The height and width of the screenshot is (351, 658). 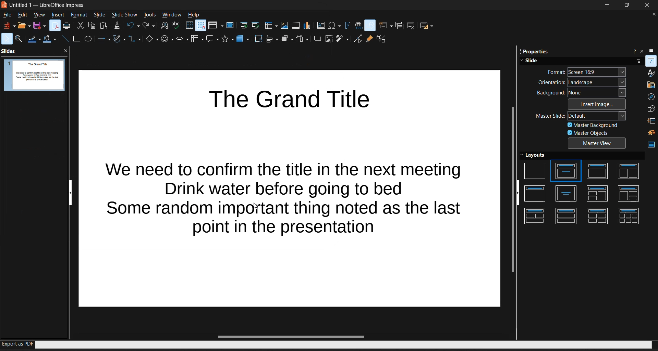 I want to click on flowchart, so click(x=197, y=40).